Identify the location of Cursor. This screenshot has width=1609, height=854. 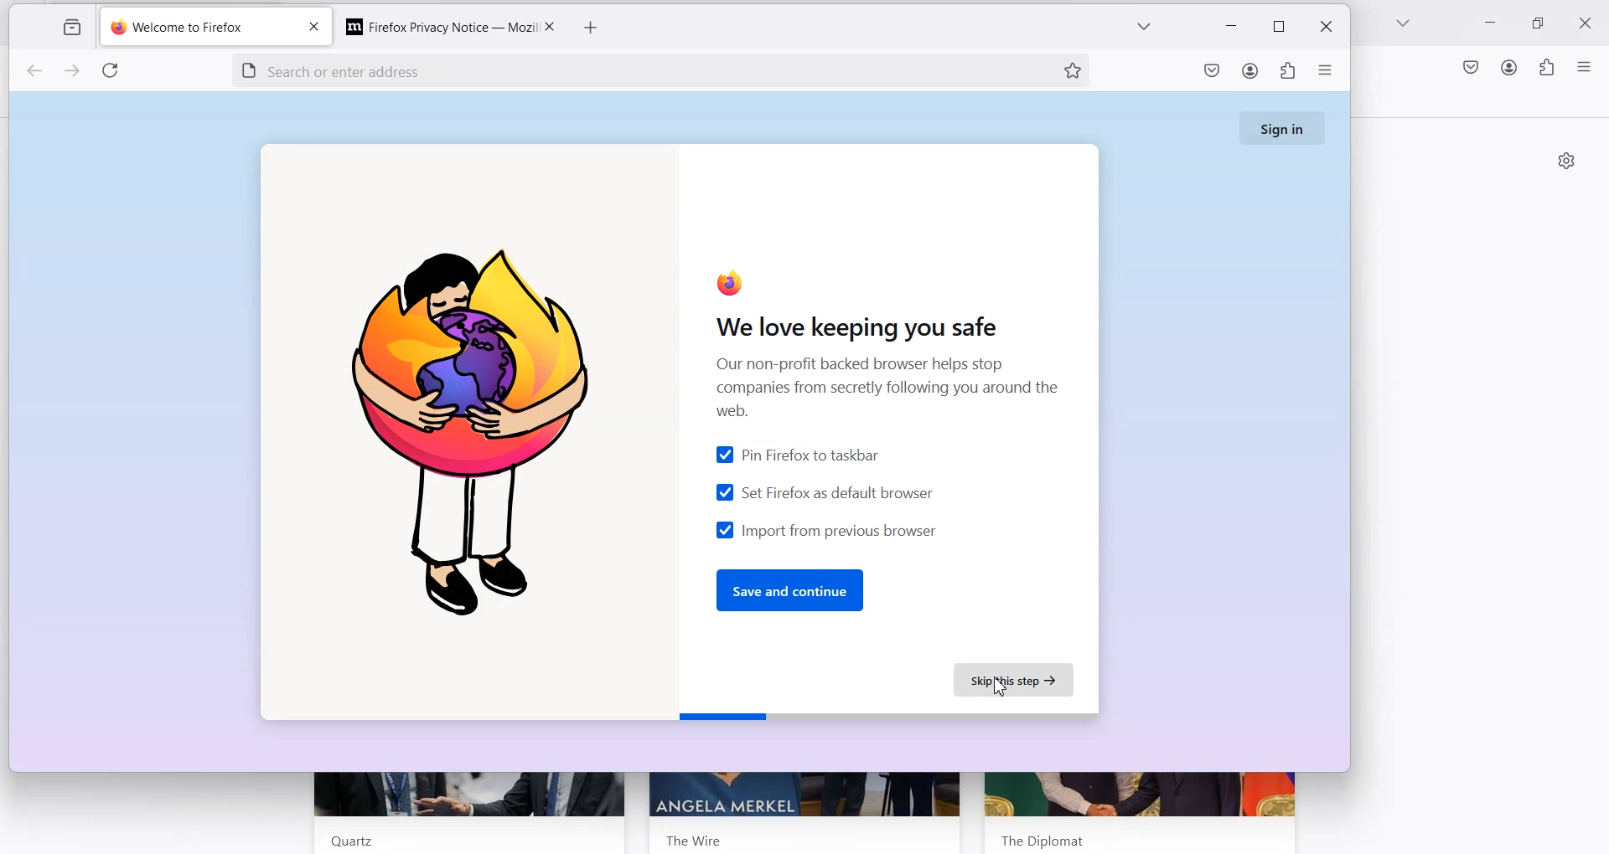
(1001, 689).